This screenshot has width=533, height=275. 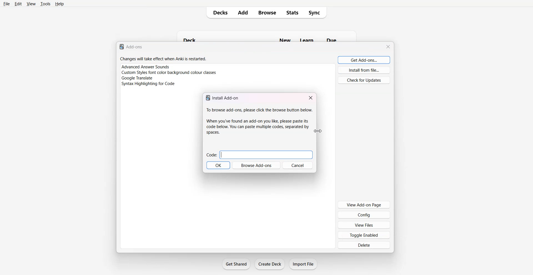 I want to click on Browse Add-ons, so click(x=256, y=165).